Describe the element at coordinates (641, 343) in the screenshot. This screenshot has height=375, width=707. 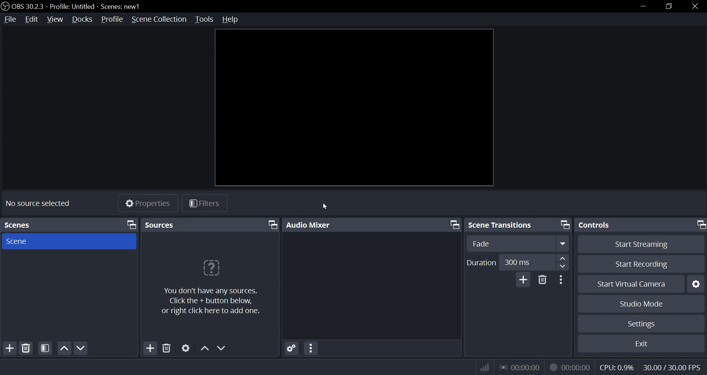
I see `exit` at that location.